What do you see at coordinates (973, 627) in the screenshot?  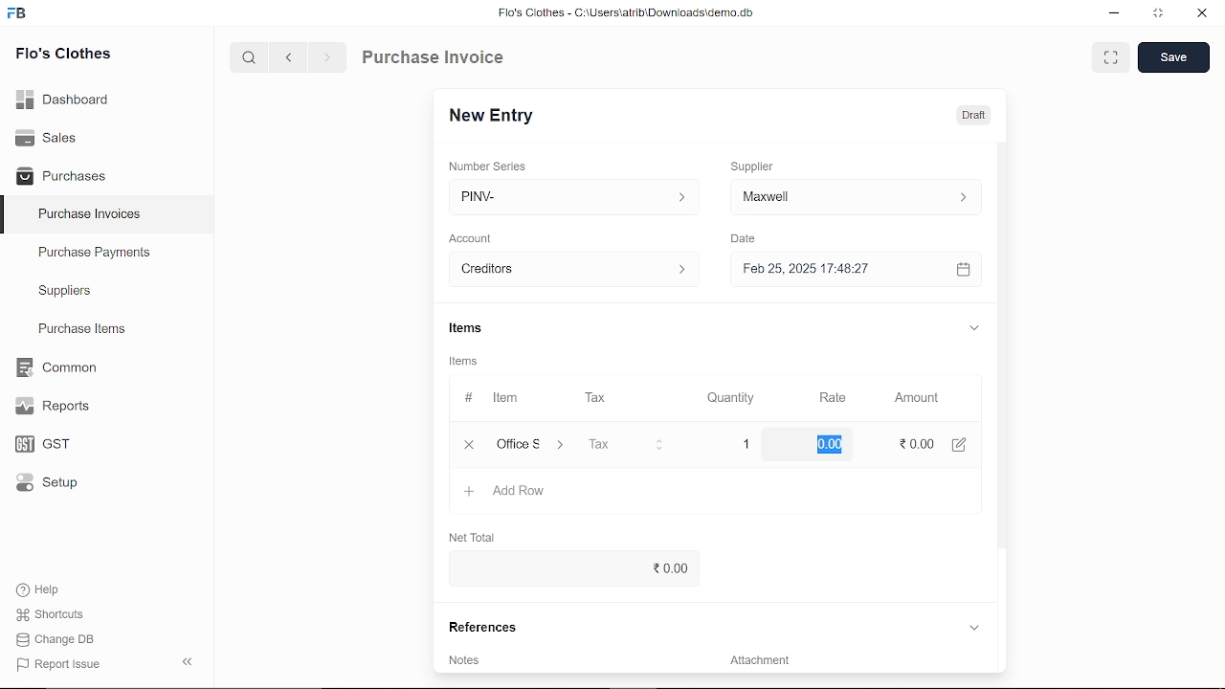 I see `expand` at bounding box center [973, 627].